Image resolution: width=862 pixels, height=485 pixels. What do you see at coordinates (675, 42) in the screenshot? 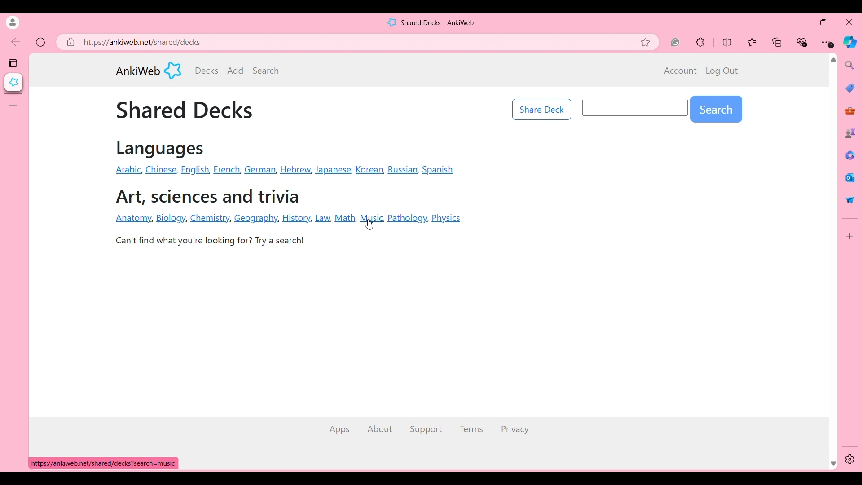
I see `Grammarly extension` at bounding box center [675, 42].